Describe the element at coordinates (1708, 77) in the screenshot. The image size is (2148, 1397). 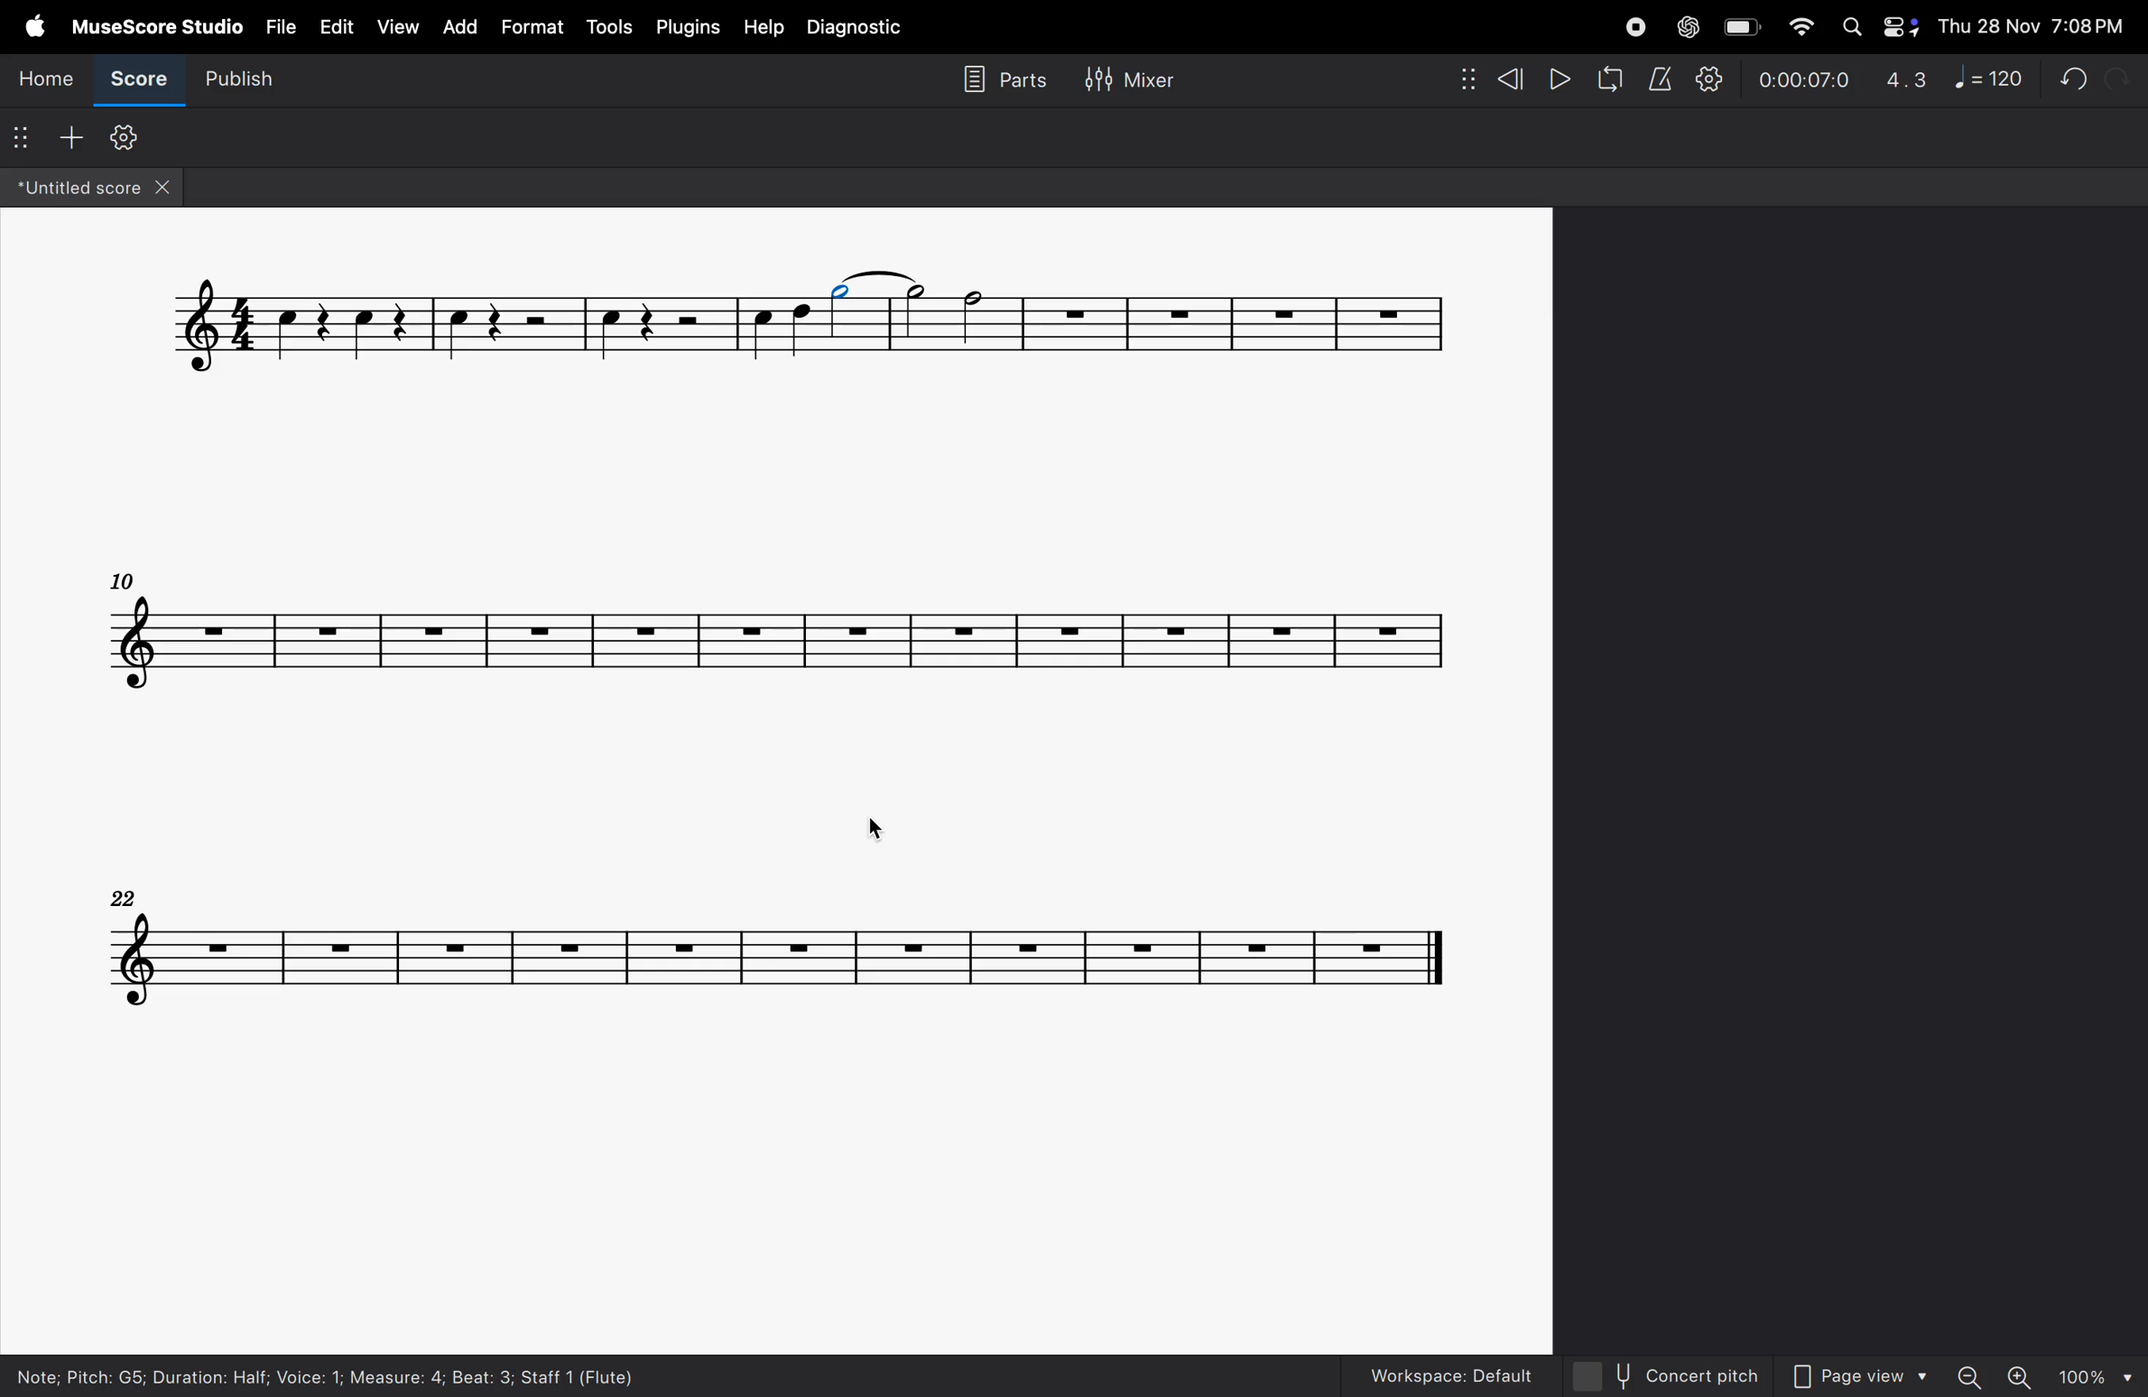
I see `setting` at that location.